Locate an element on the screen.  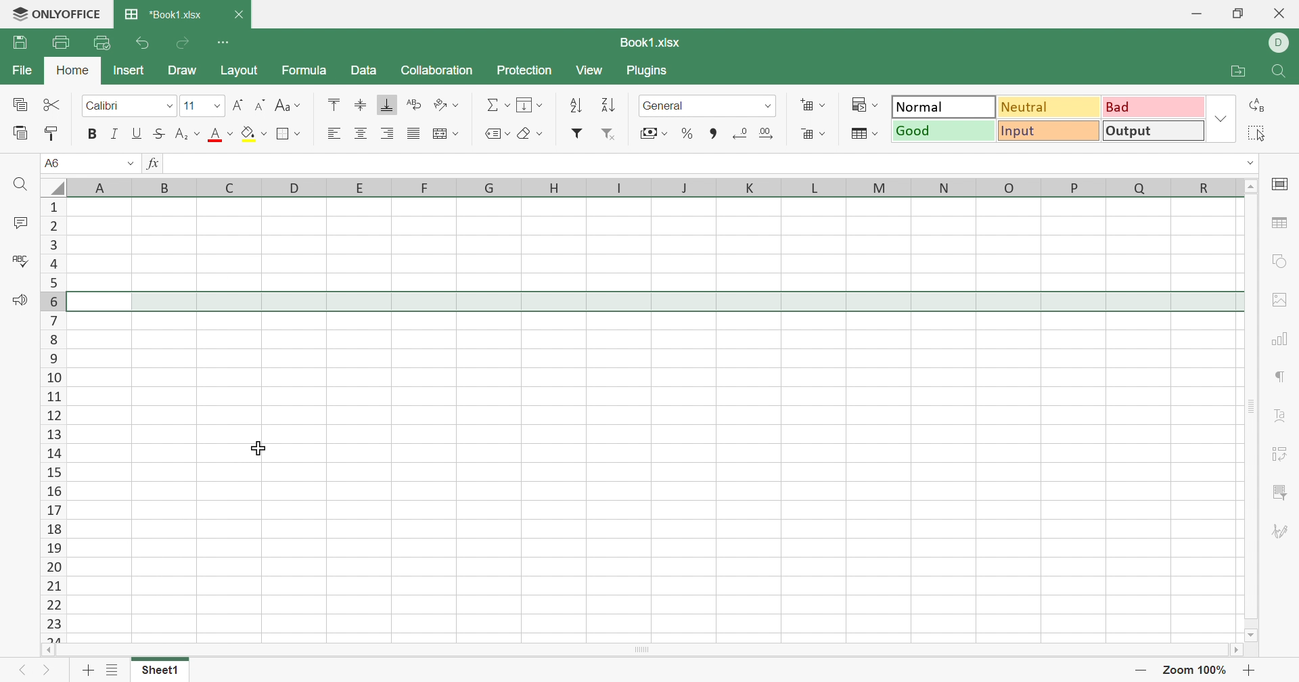
Drop Down is located at coordinates (168, 106).